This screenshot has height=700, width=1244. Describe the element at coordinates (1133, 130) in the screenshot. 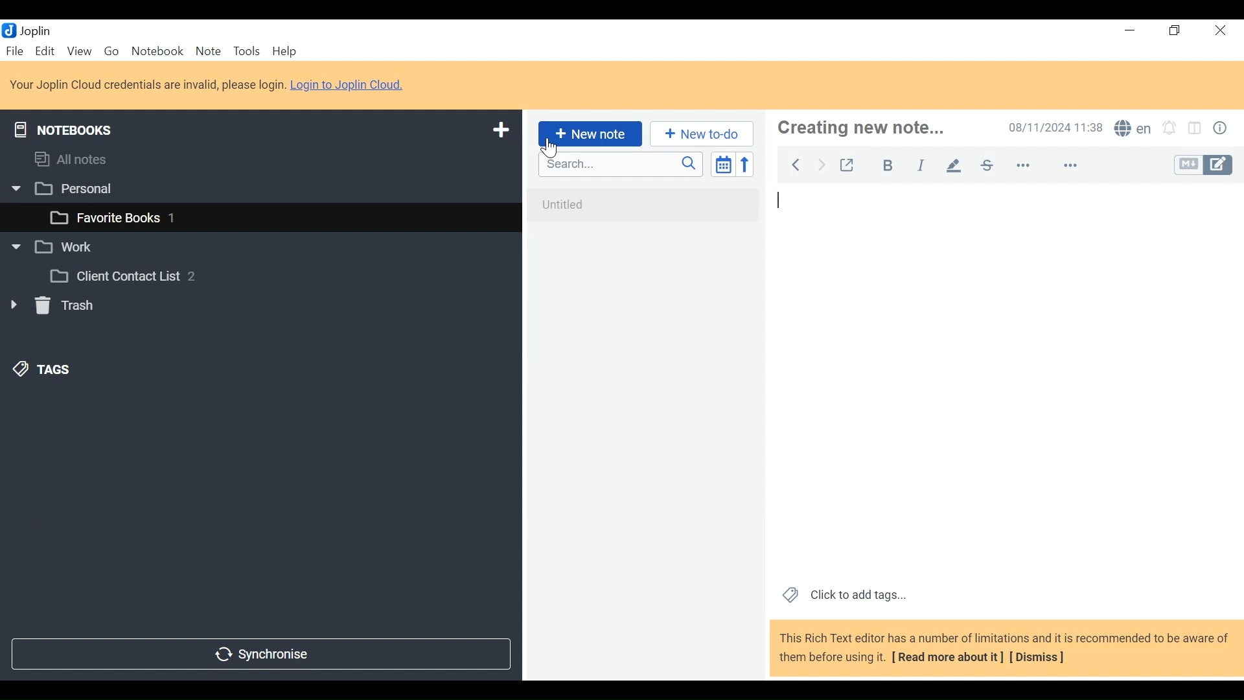

I see `Spell Checker` at that location.